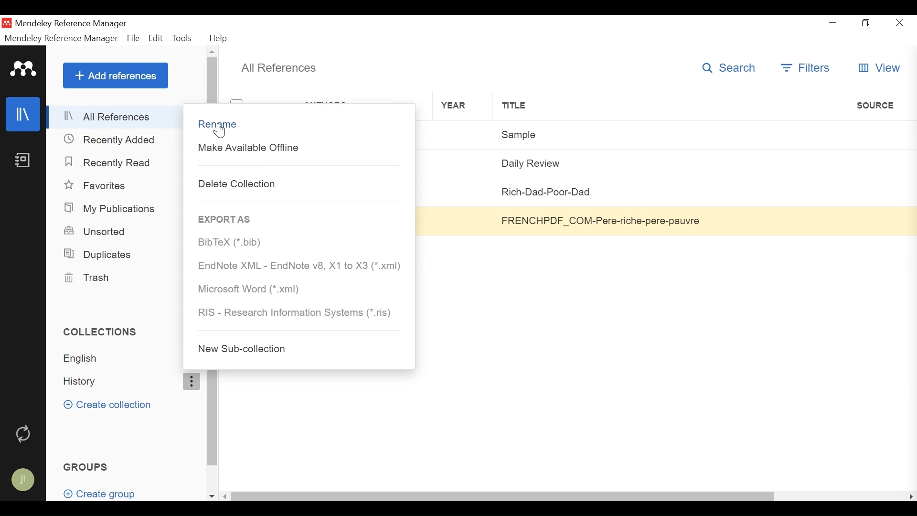 The width and height of the screenshot is (917, 516). Describe the element at coordinates (219, 38) in the screenshot. I see `Help` at that location.